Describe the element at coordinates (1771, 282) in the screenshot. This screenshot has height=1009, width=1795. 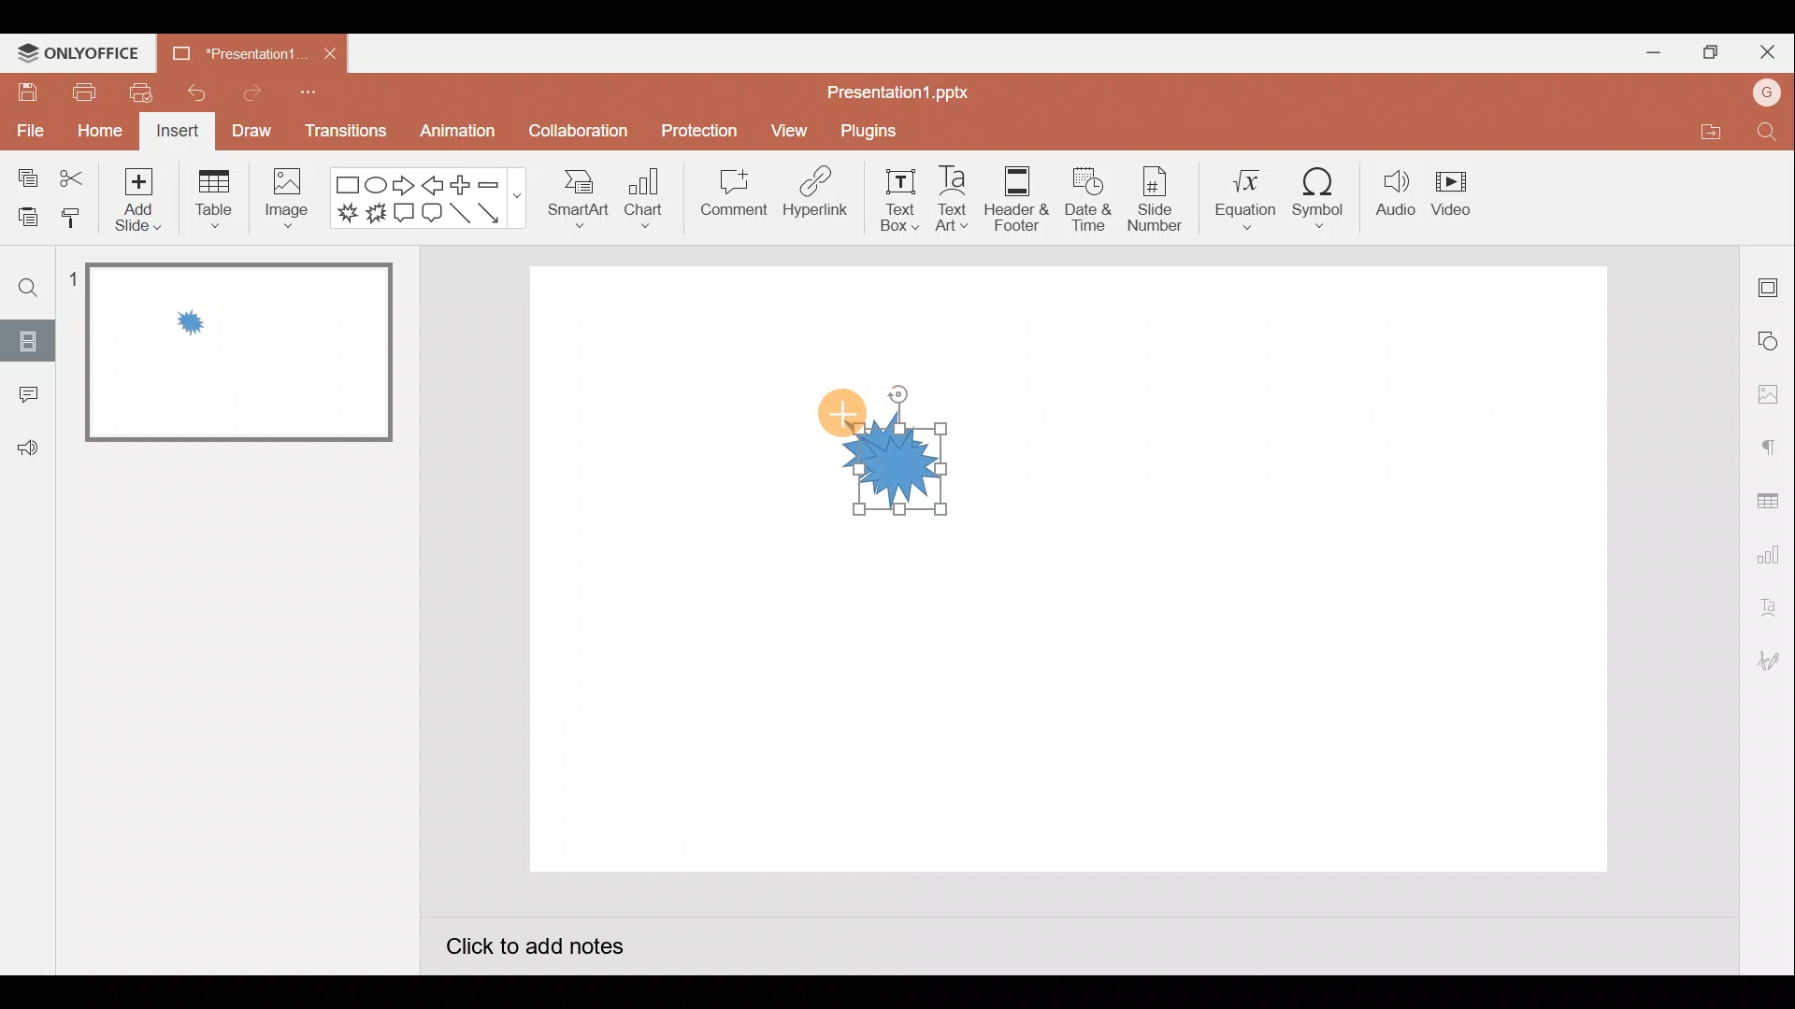
I see `Slide settings` at that location.